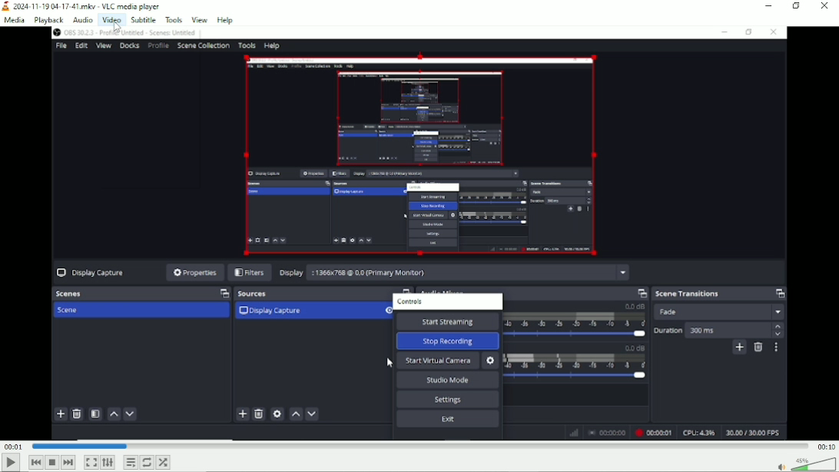  What do you see at coordinates (13, 446) in the screenshot?
I see `Elapsed time` at bounding box center [13, 446].